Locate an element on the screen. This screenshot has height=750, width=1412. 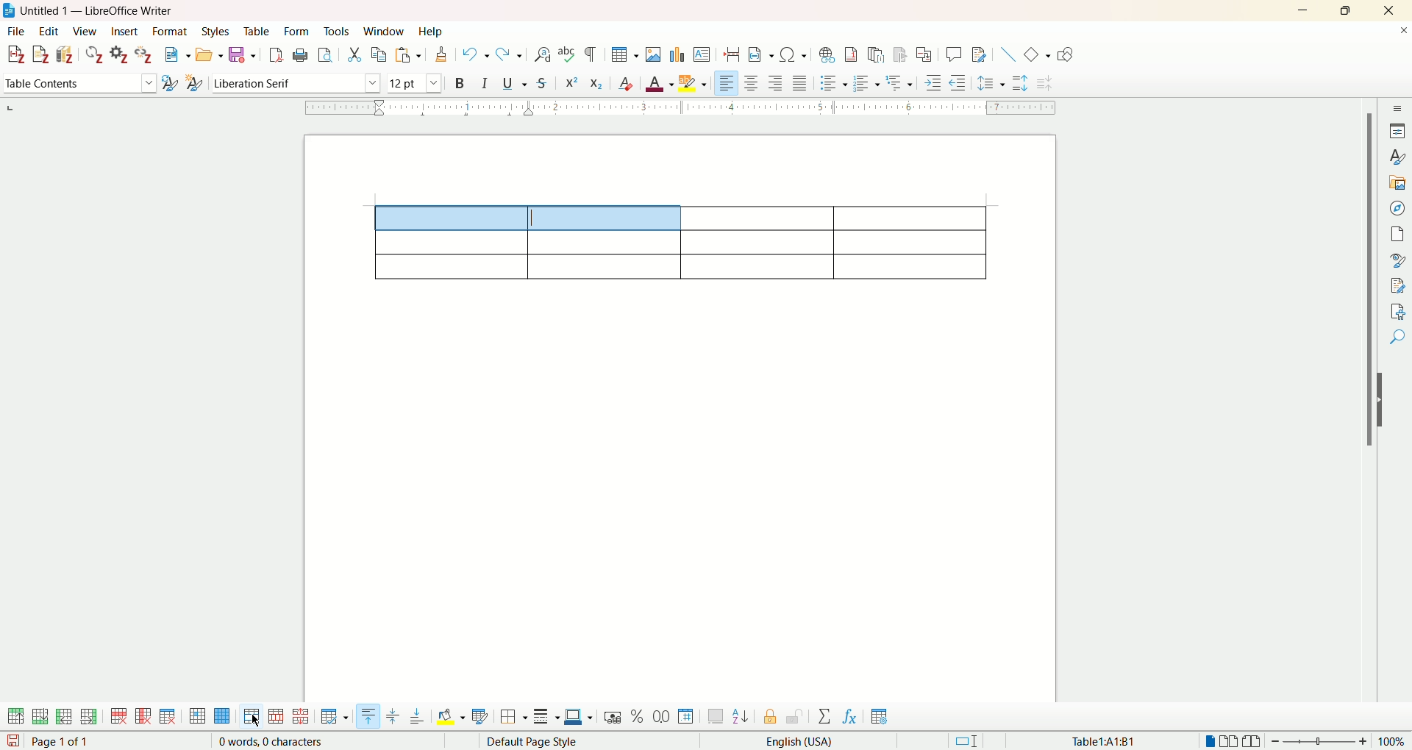
manage changes is located at coordinates (1396, 286).